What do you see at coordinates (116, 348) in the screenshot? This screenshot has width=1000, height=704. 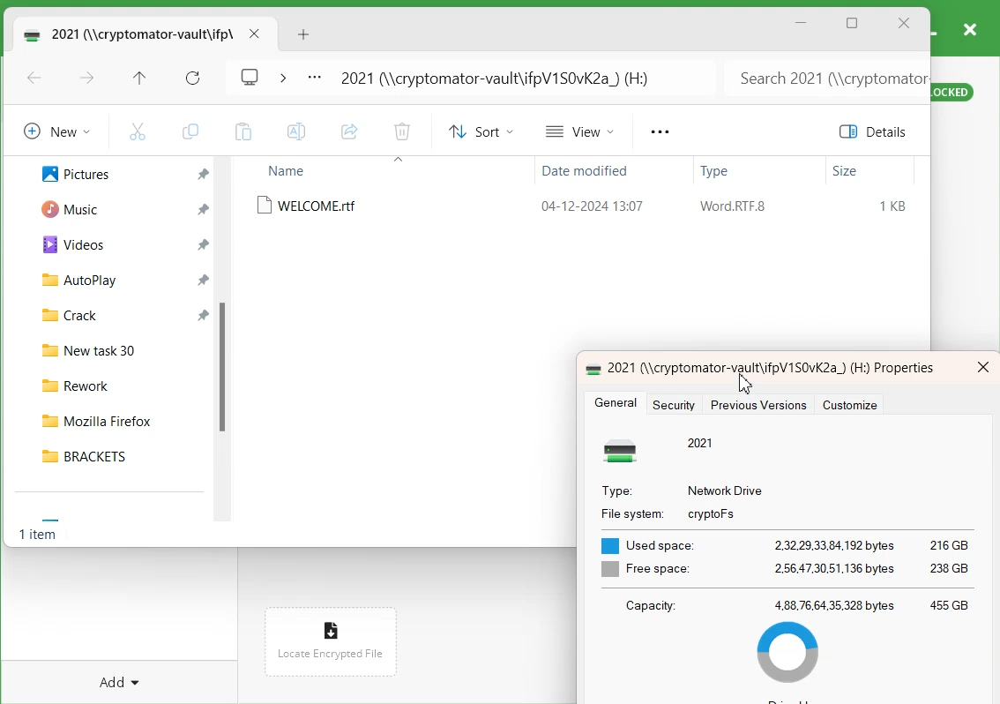 I see `New task 30` at bounding box center [116, 348].